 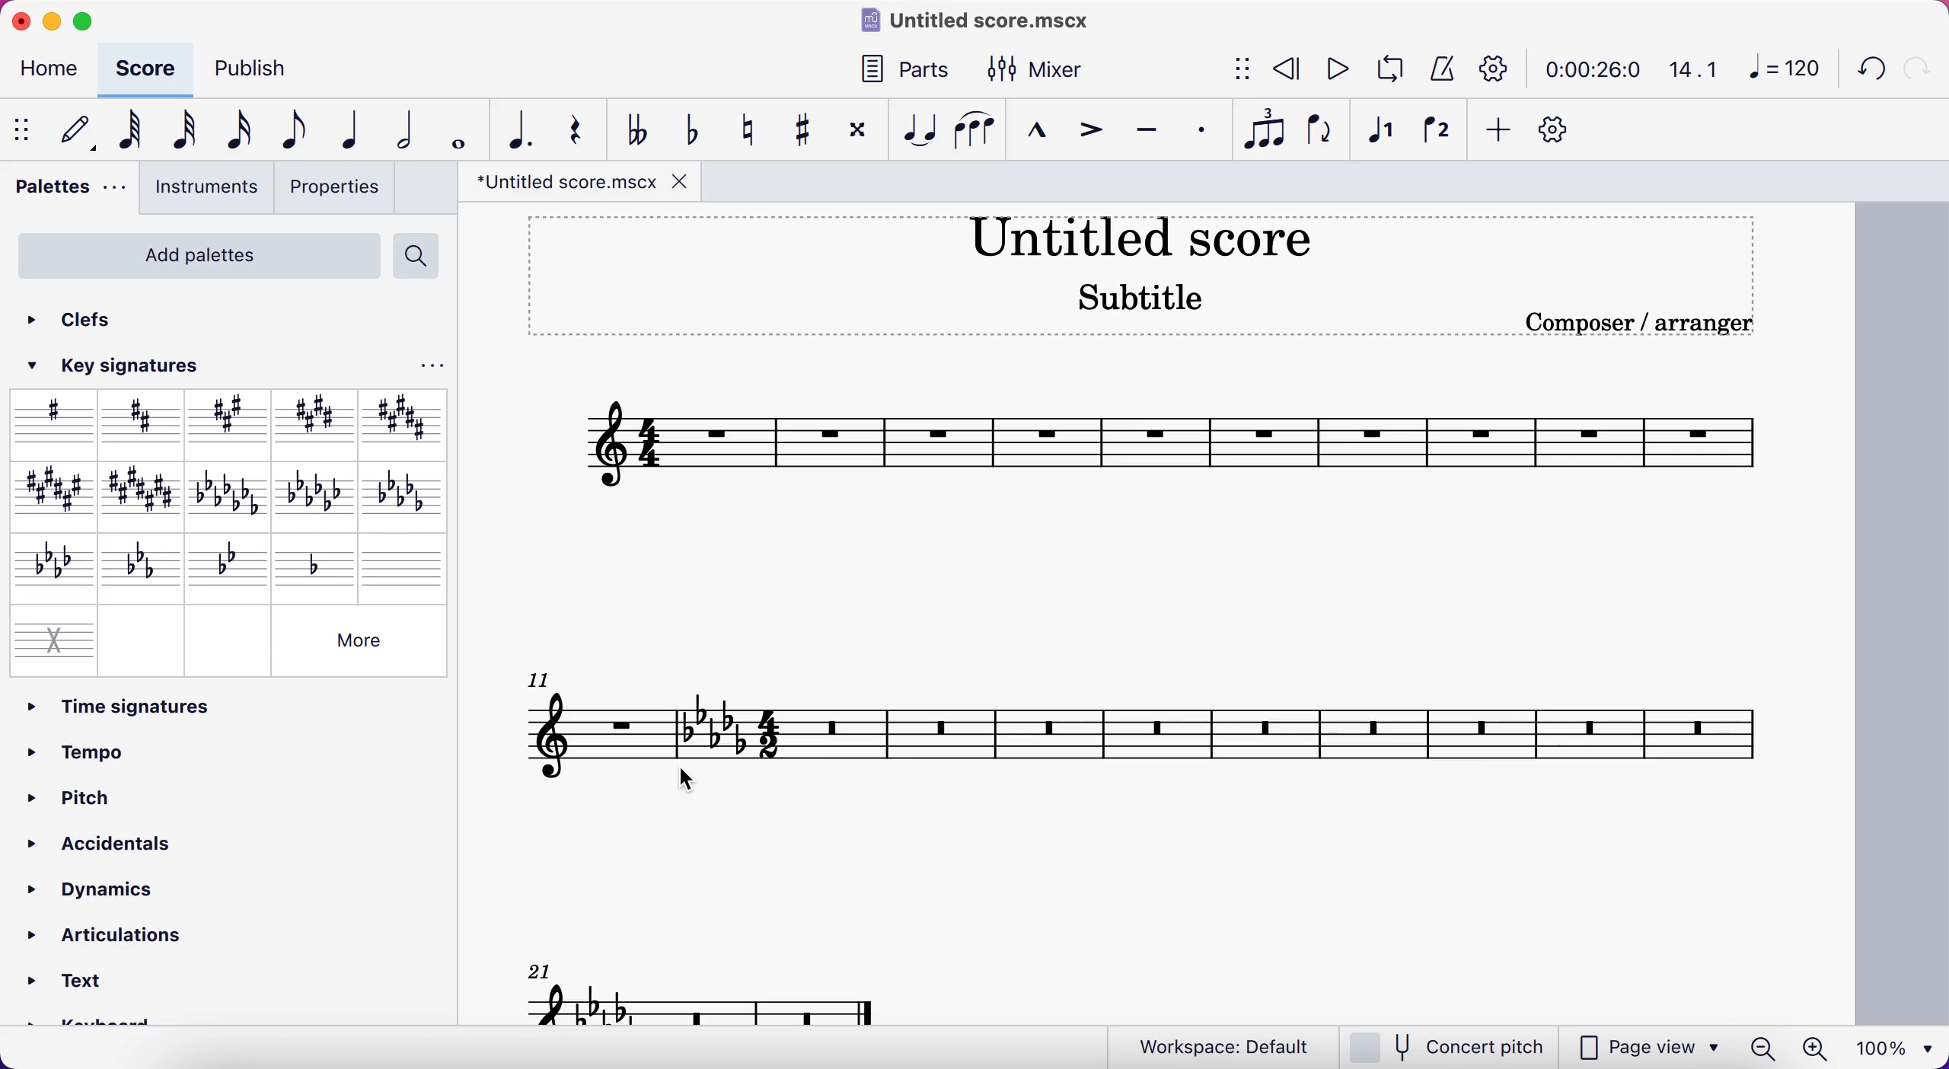 I want to click on 64th note, so click(x=132, y=134).